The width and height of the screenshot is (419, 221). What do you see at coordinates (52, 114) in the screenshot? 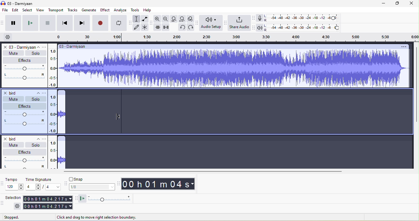
I see `linear` at bounding box center [52, 114].